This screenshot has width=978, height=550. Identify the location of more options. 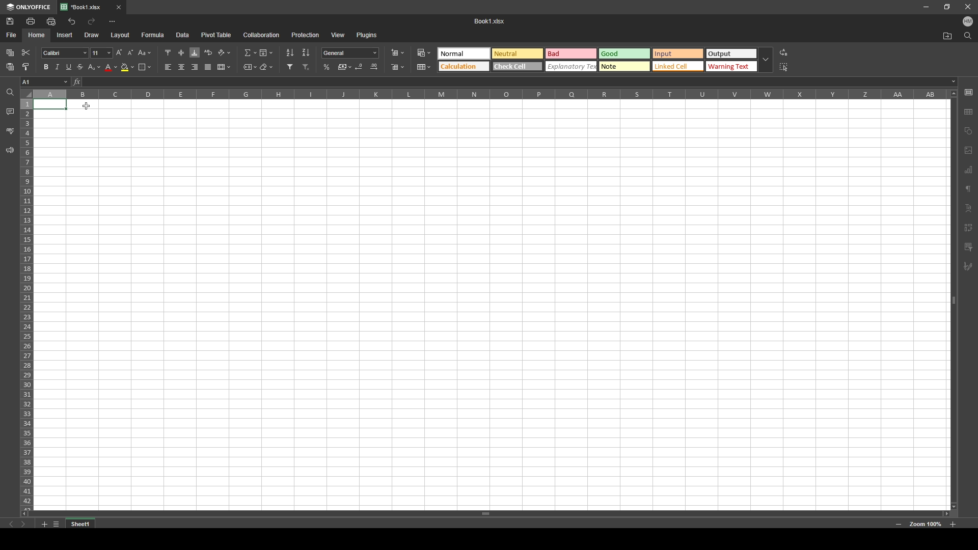
(113, 22).